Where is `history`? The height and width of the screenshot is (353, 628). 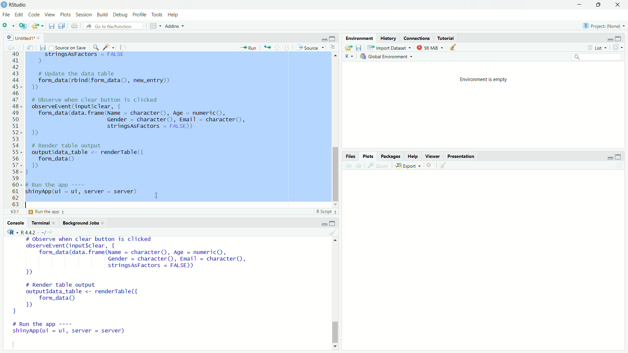
history is located at coordinates (388, 38).